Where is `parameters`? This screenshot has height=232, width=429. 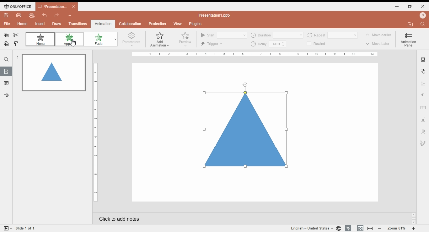 parameters is located at coordinates (133, 40).